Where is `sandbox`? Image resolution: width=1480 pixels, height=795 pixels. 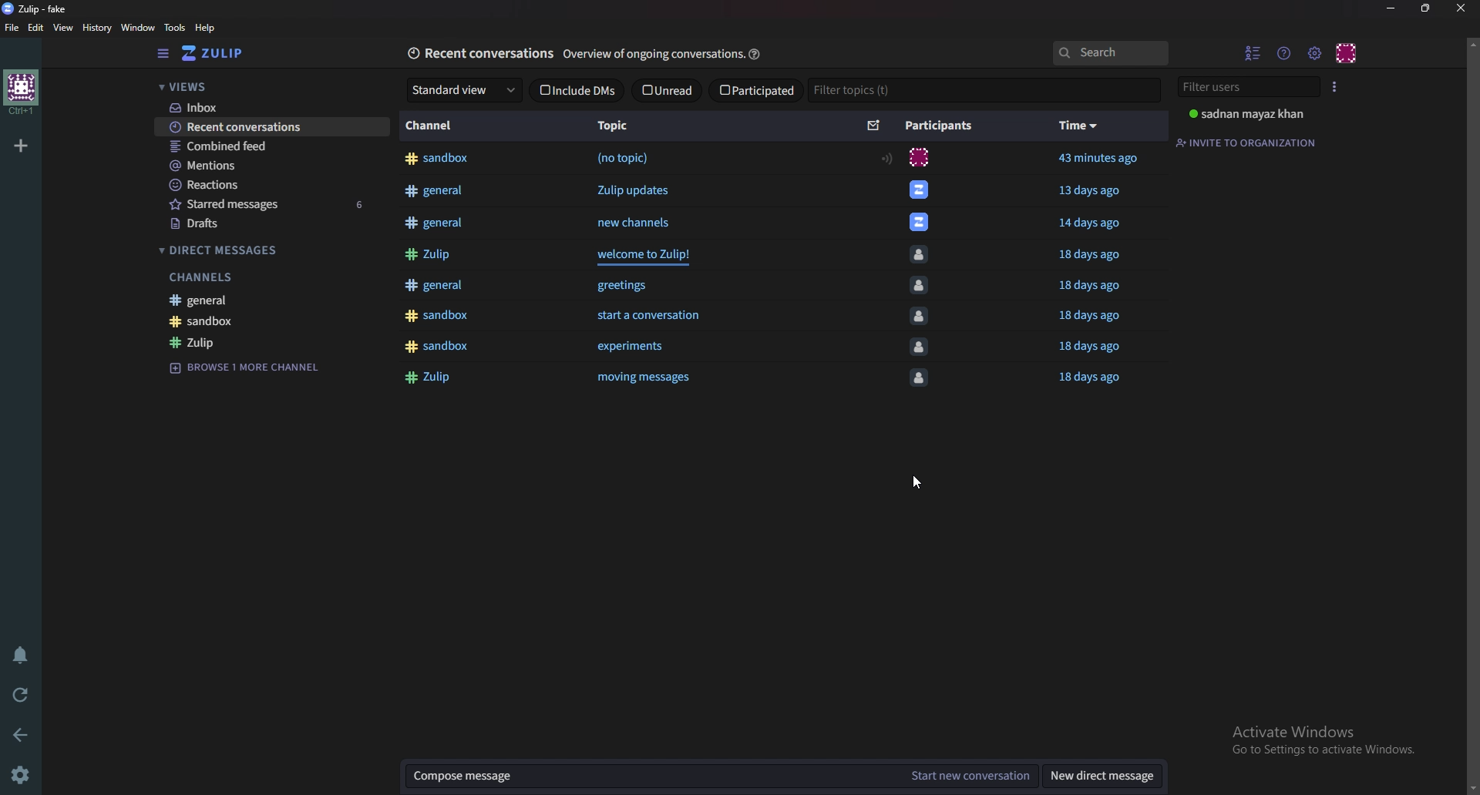
sandbox is located at coordinates (271, 344).